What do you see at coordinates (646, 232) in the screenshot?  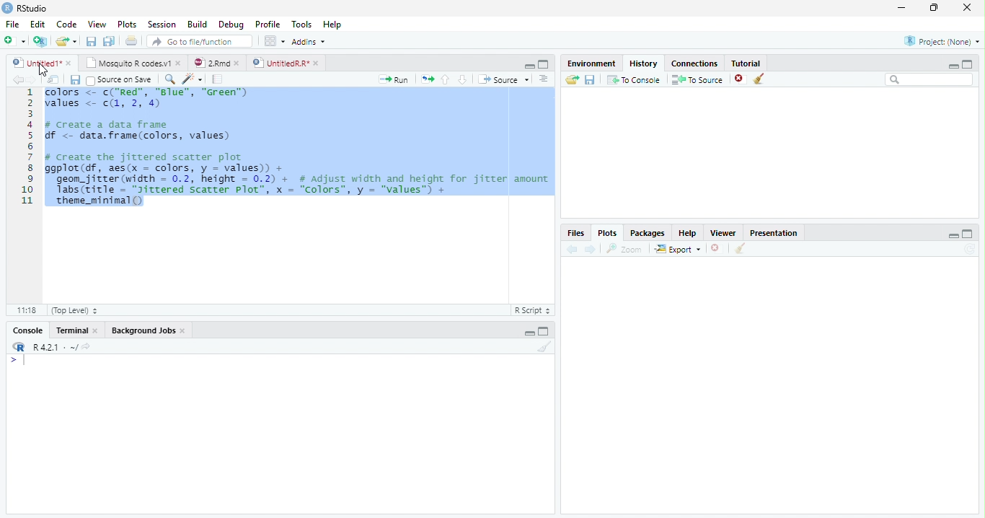 I see `Packages` at bounding box center [646, 232].